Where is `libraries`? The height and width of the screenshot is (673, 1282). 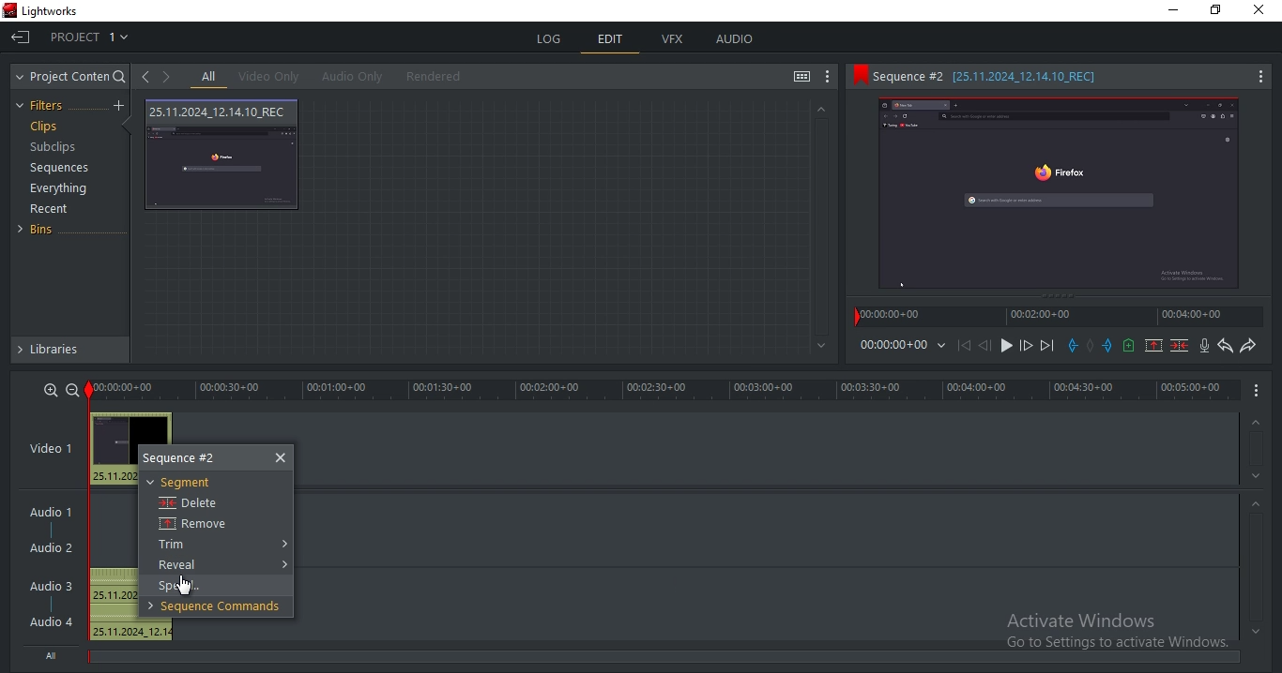 libraries is located at coordinates (73, 350).